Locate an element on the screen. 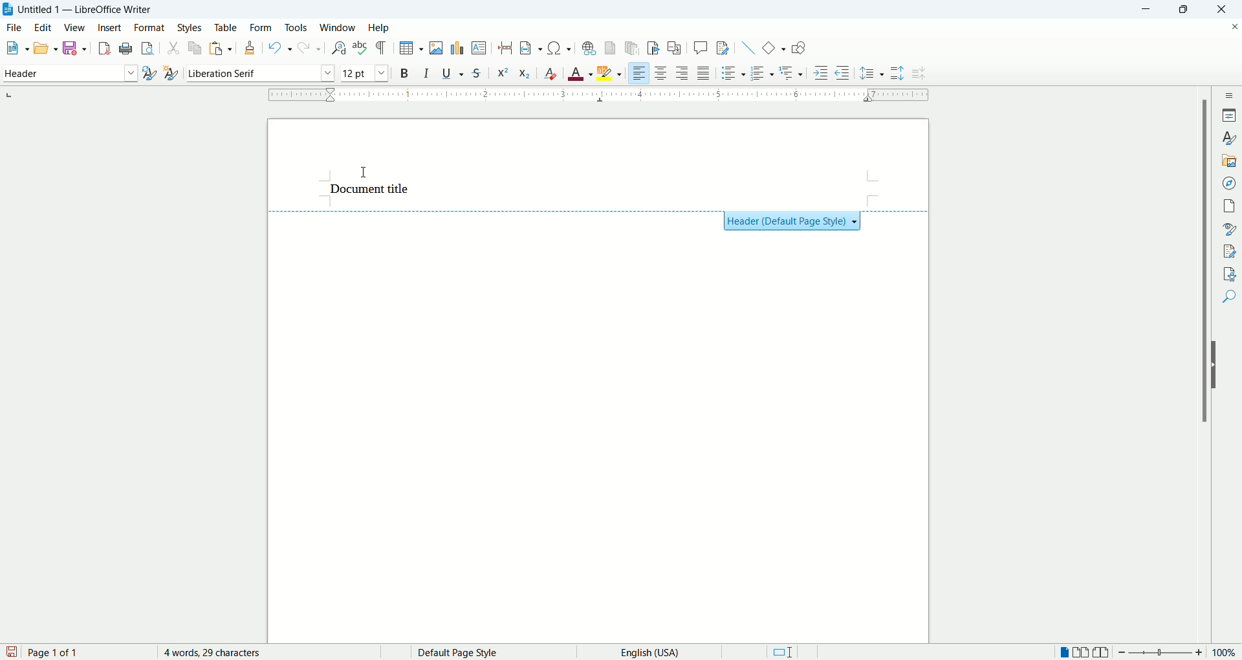  subscript is located at coordinates (527, 74).